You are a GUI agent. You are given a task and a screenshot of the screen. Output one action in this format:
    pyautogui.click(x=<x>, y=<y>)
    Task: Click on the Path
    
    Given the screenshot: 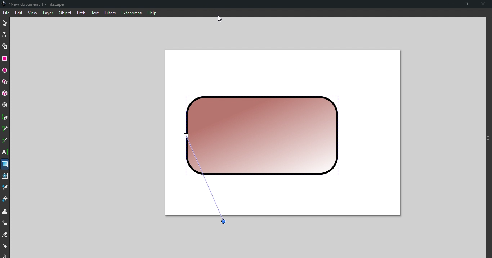 What is the action you would take?
    pyautogui.click(x=80, y=13)
    